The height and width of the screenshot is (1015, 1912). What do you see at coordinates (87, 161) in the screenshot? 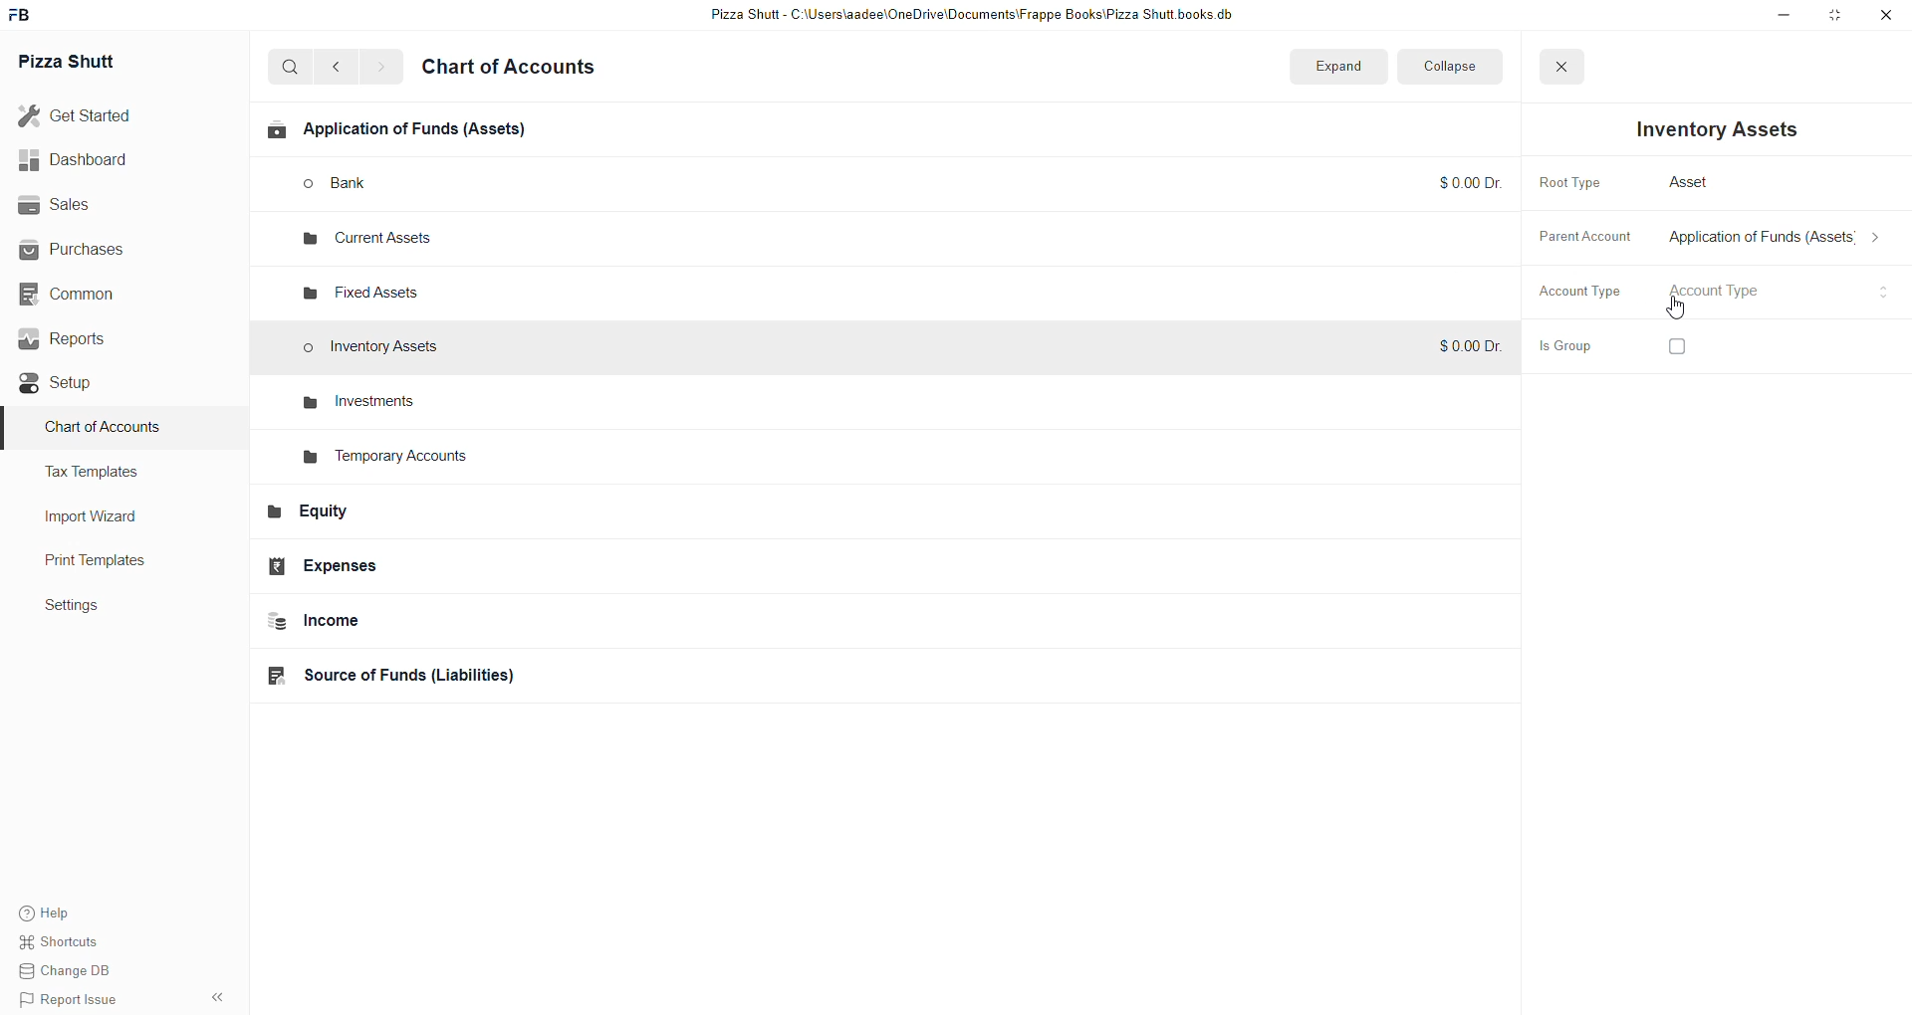
I see `Dashboard ` at bounding box center [87, 161].